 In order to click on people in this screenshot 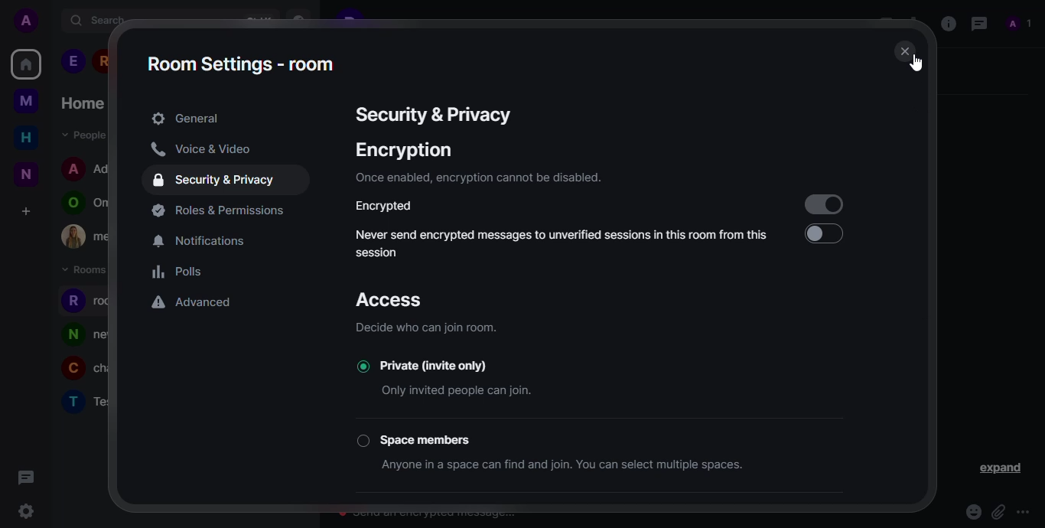, I will do `click(1021, 24)`.